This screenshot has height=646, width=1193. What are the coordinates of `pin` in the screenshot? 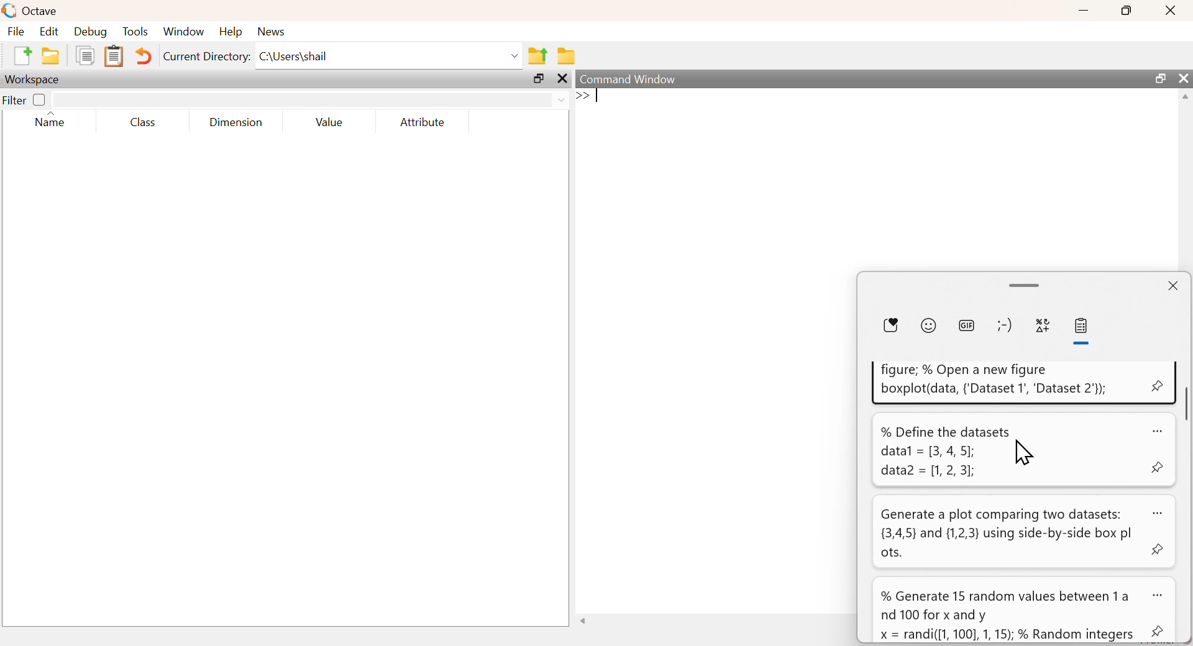 It's located at (1157, 466).